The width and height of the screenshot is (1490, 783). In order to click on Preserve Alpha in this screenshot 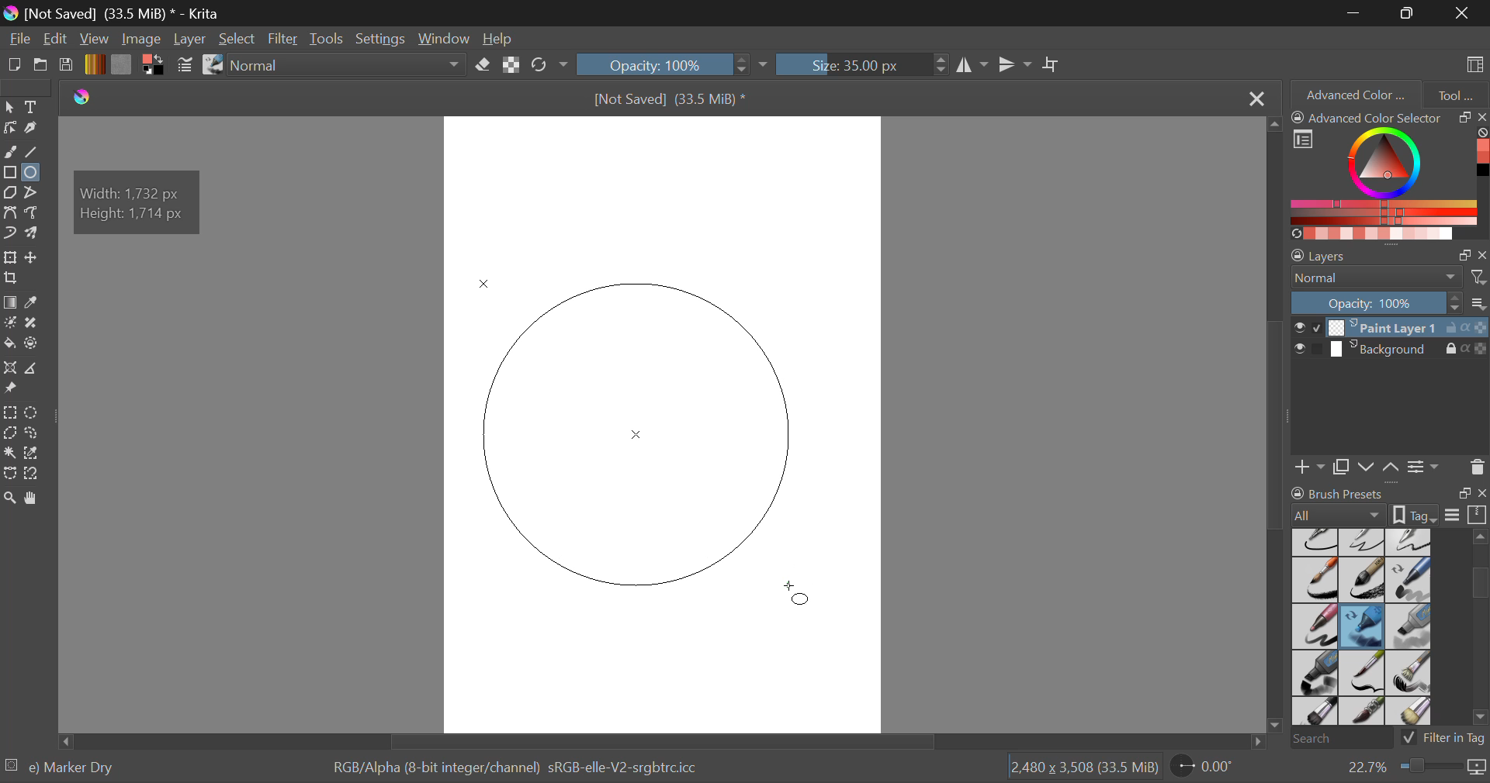, I will do `click(511, 65)`.